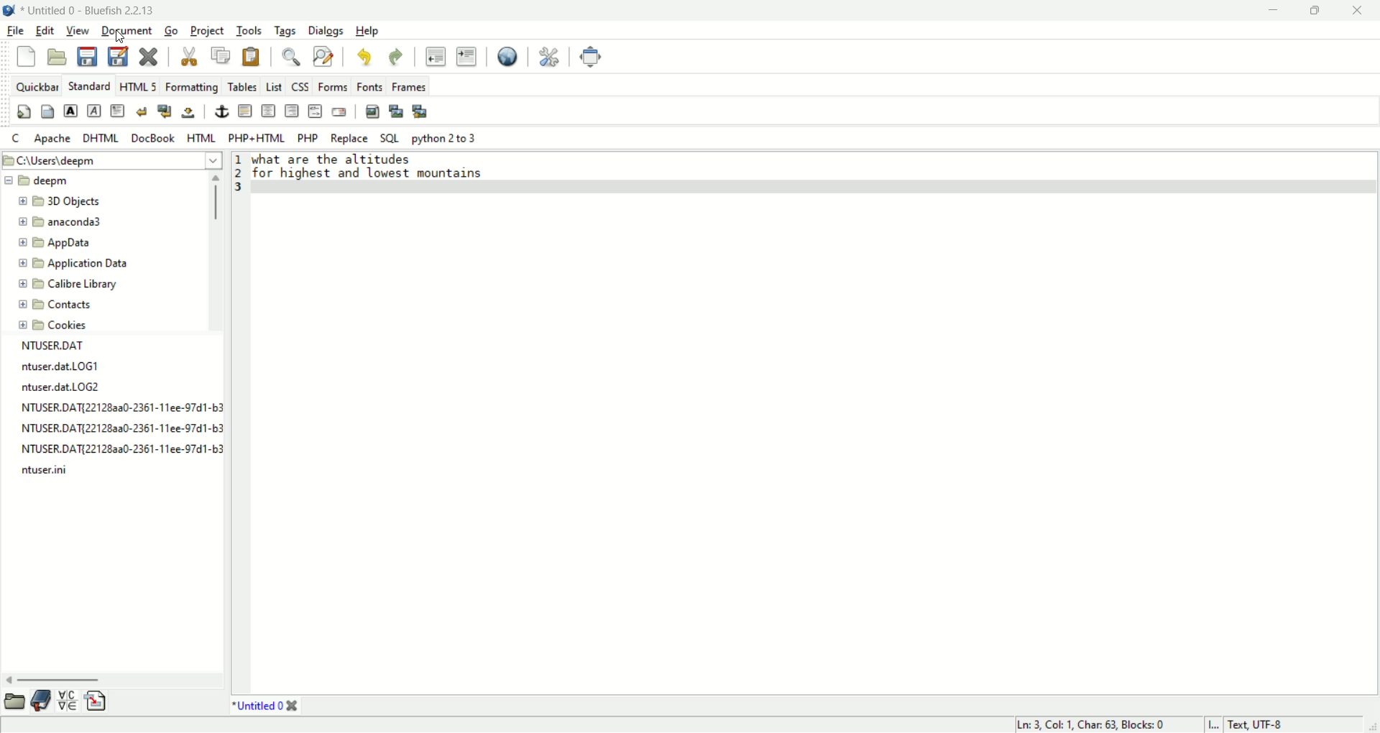  Describe the element at coordinates (65, 223) in the screenshot. I see `anaconda` at that location.